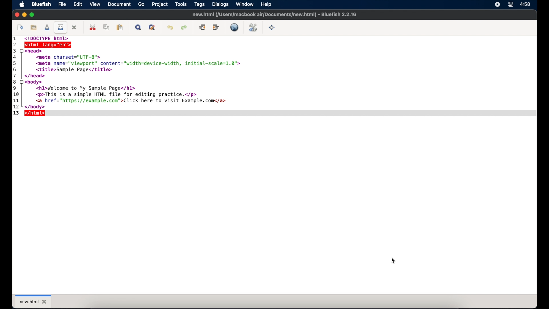 The height and width of the screenshot is (309, 549). Describe the element at coordinates (152, 28) in the screenshot. I see `advanced find and replace` at that location.